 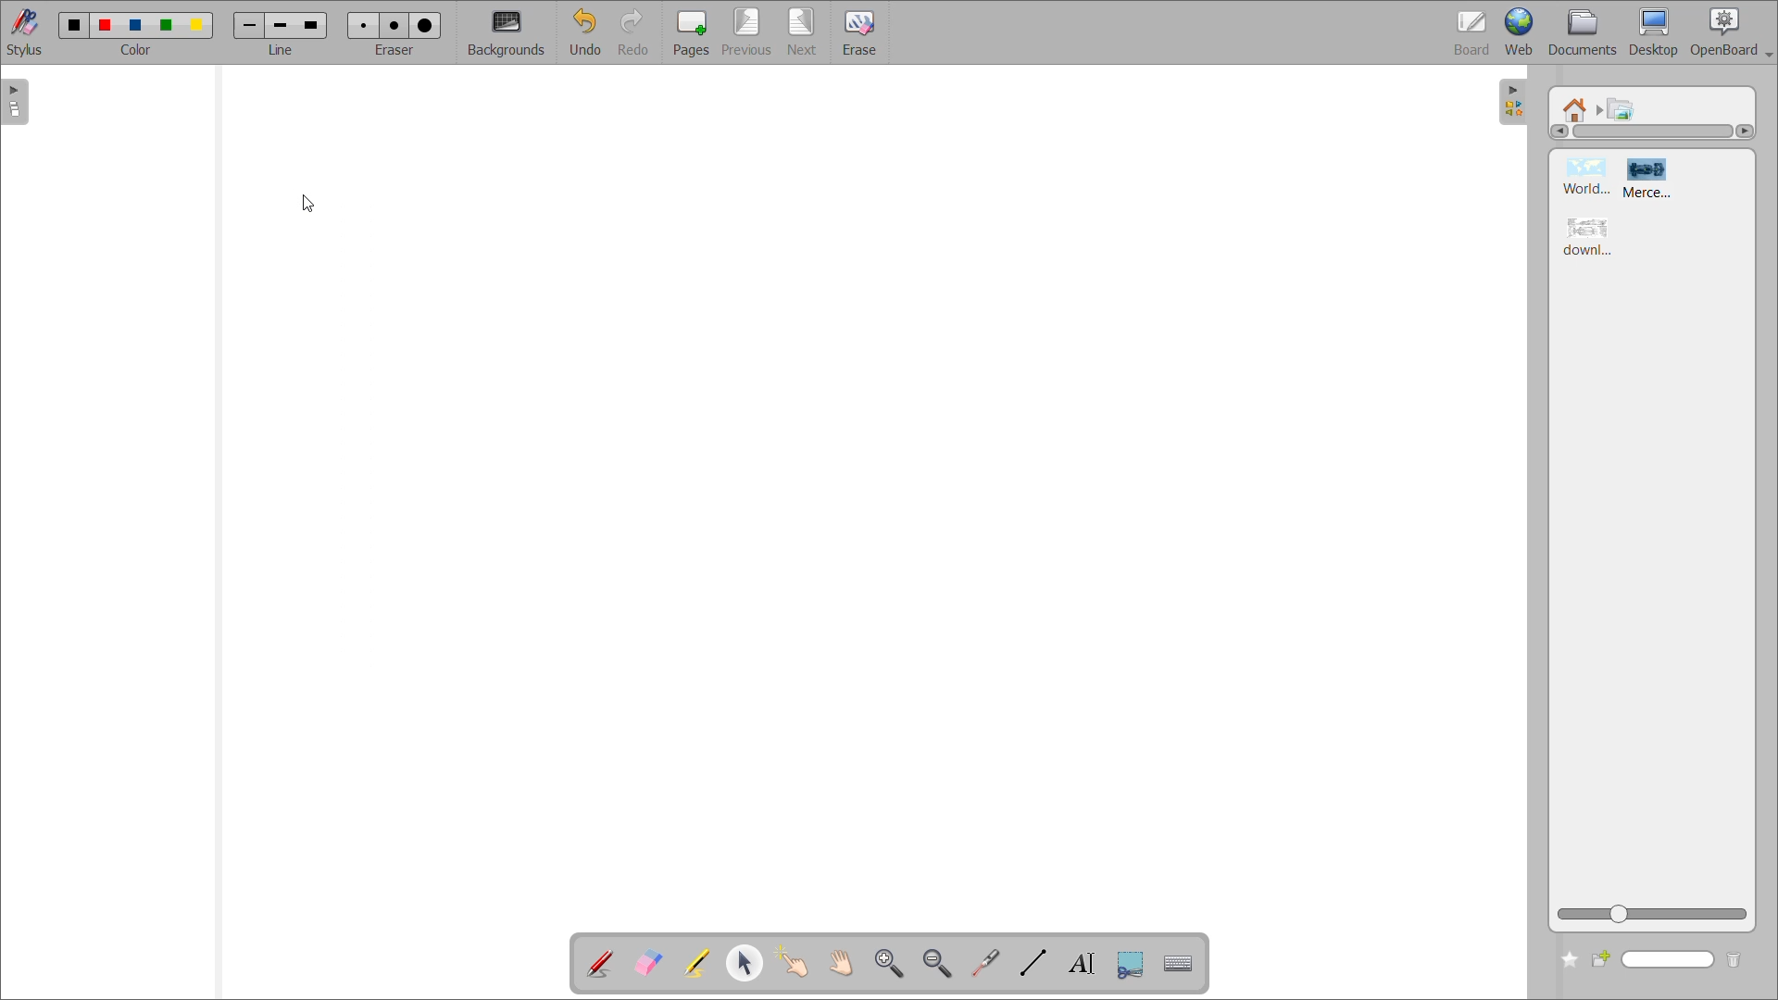 What do you see at coordinates (939, 965) in the screenshot?
I see `zoom out` at bounding box center [939, 965].